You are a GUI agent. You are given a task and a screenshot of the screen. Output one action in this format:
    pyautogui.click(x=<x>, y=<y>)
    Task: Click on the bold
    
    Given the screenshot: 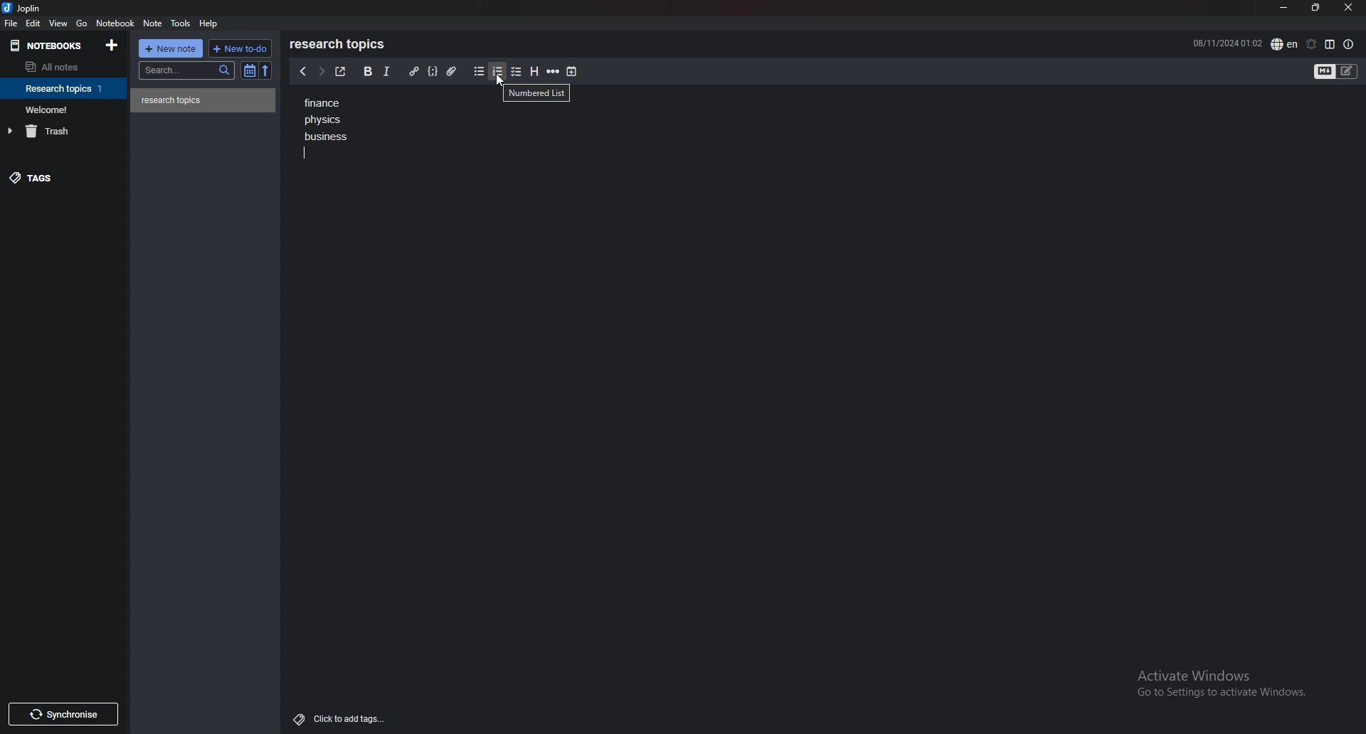 What is the action you would take?
    pyautogui.click(x=366, y=71)
    